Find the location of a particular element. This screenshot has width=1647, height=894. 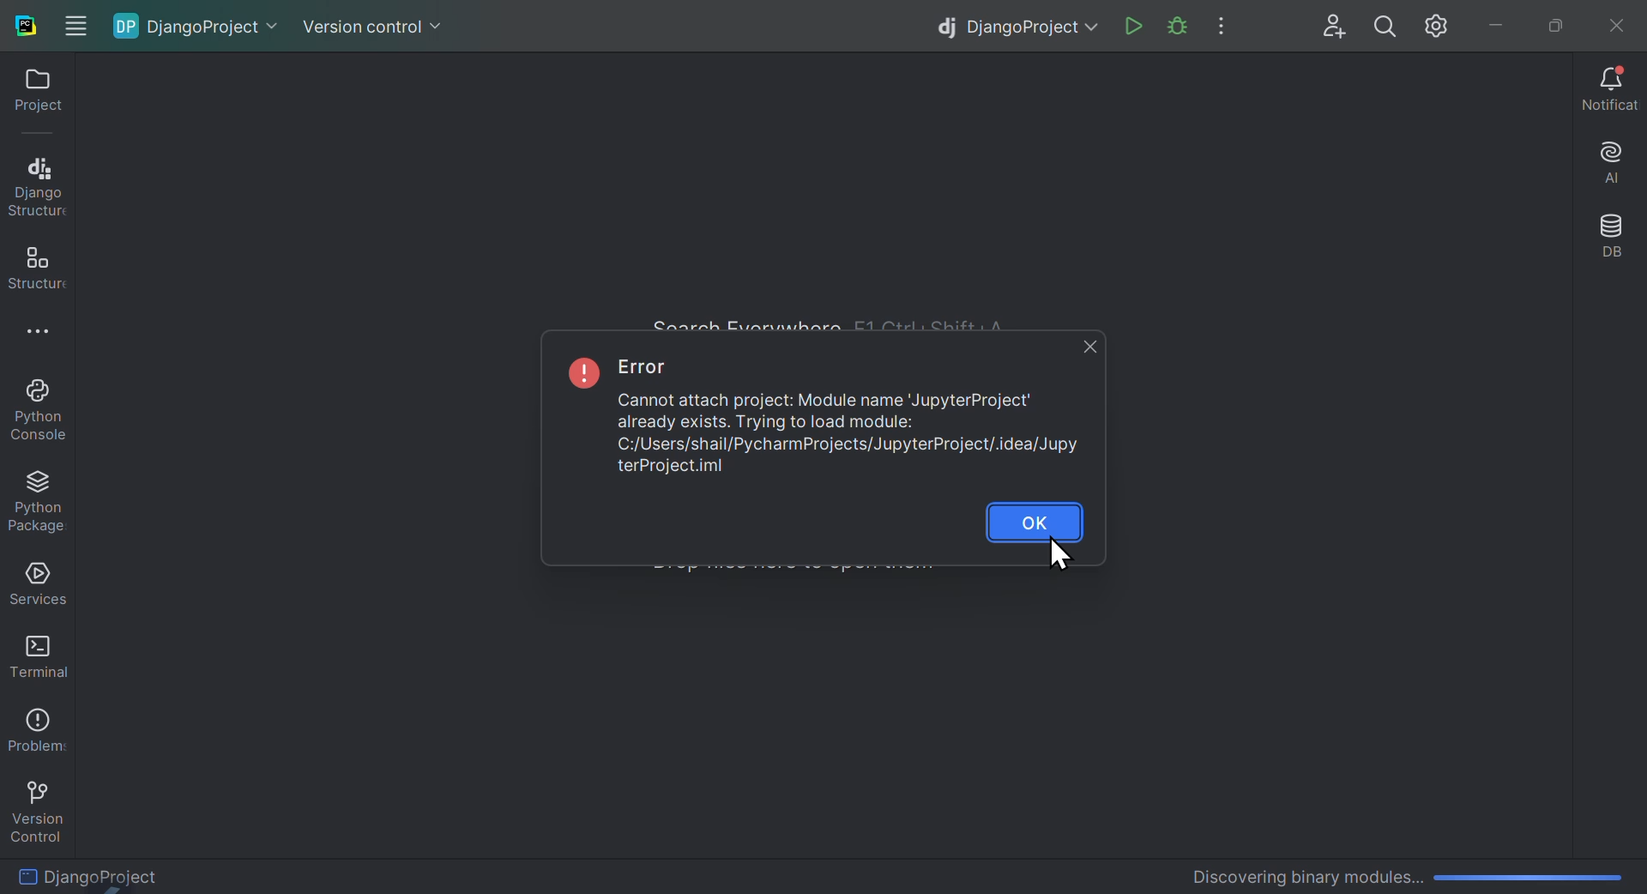

Problems is located at coordinates (34, 726).